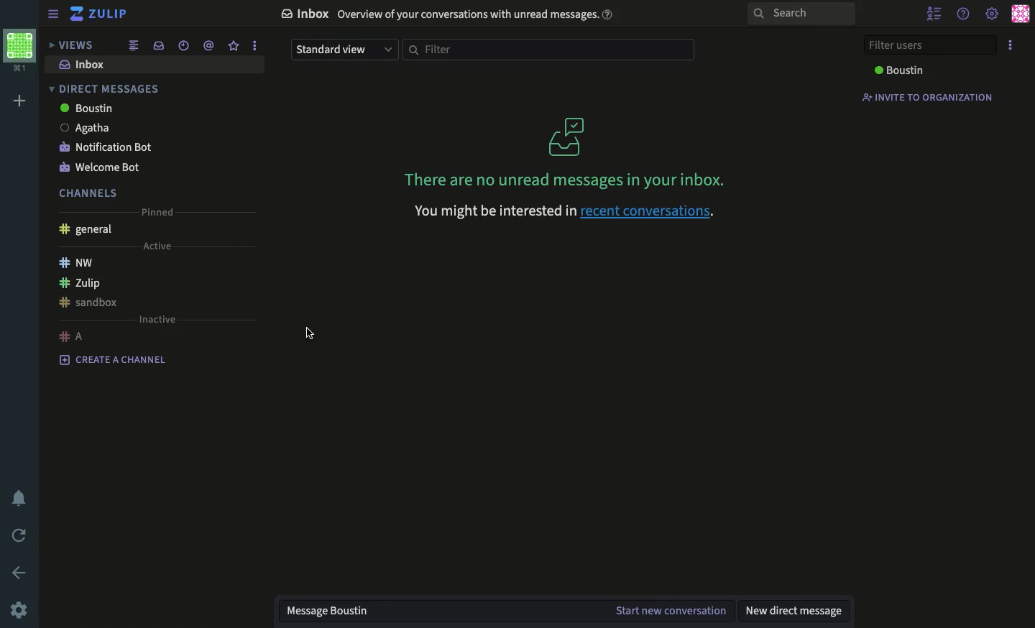 The height and width of the screenshot is (628, 1035). Describe the element at coordinates (17, 537) in the screenshot. I see `refresh` at that location.